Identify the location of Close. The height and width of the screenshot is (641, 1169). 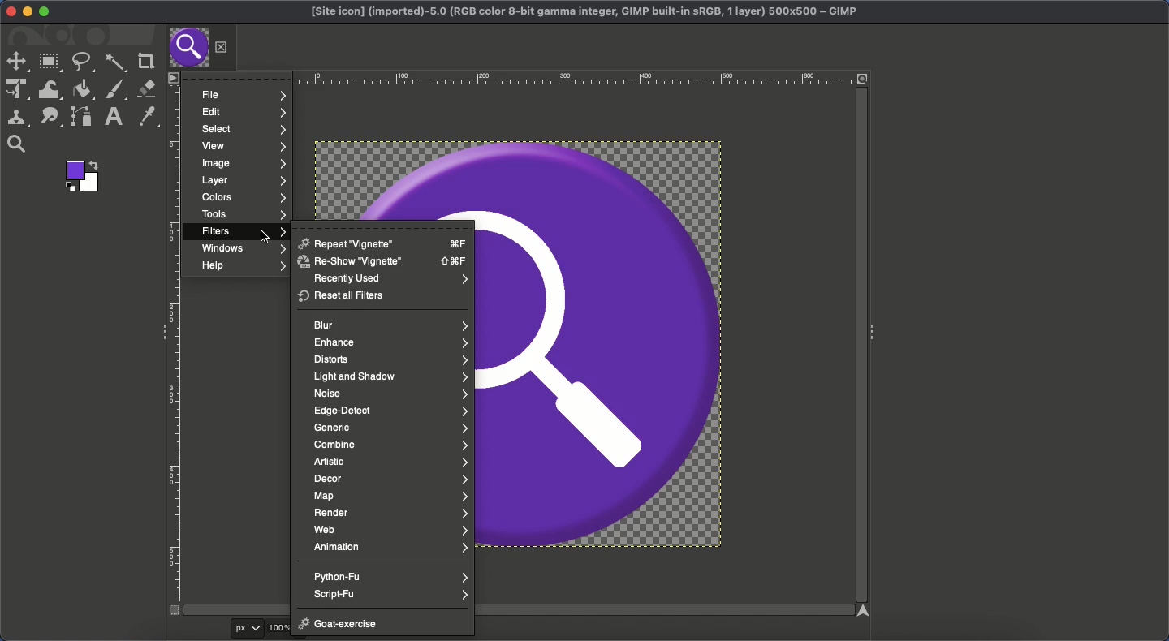
(222, 47).